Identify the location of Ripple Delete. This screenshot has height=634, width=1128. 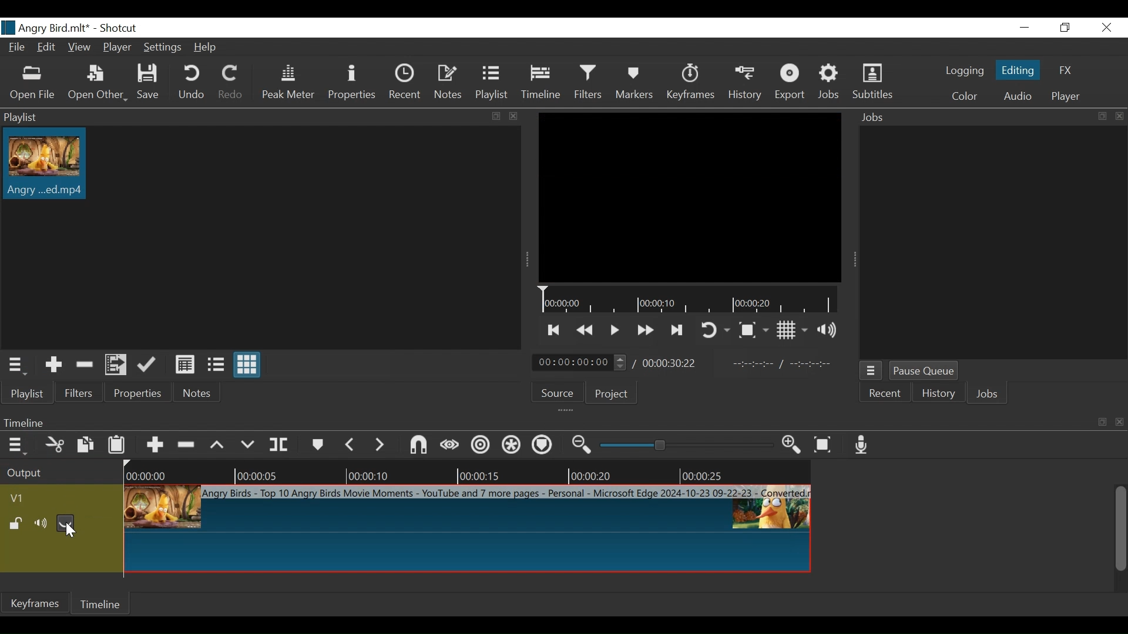
(185, 445).